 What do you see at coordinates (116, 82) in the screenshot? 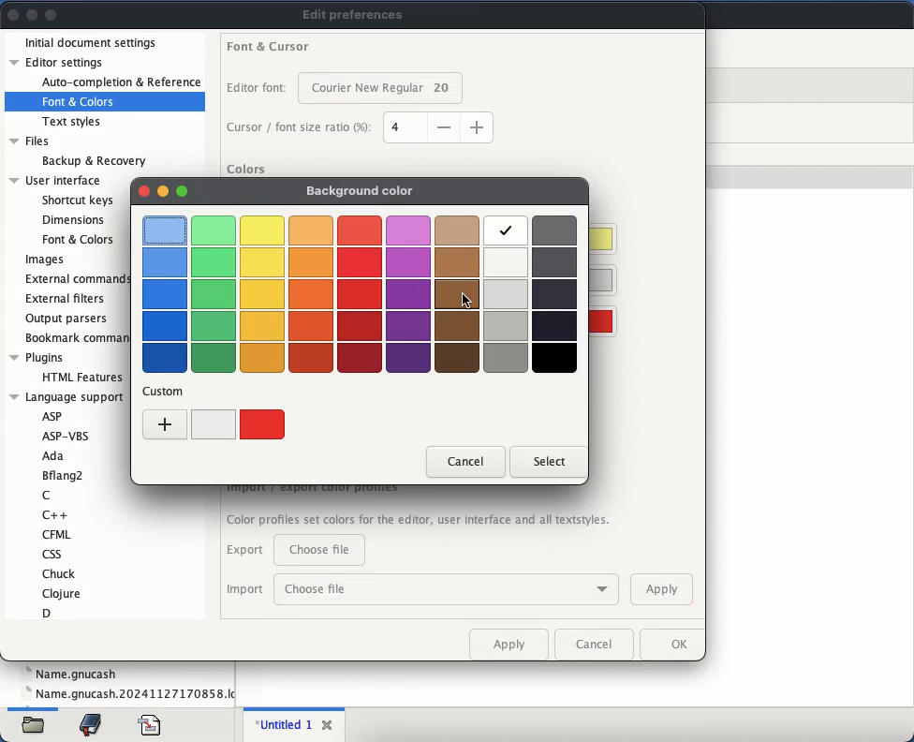
I see `auto-completion and reference` at bounding box center [116, 82].